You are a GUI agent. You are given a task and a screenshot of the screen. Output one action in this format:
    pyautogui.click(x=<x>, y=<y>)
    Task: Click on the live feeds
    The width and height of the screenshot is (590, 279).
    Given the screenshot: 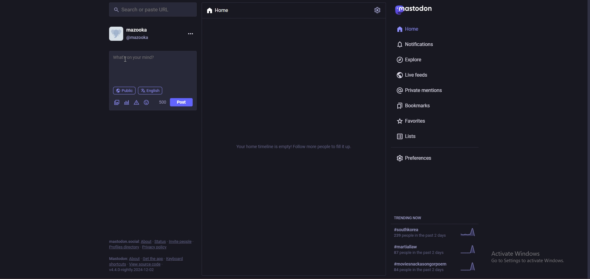 What is the action you would take?
    pyautogui.click(x=415, y=75)
    